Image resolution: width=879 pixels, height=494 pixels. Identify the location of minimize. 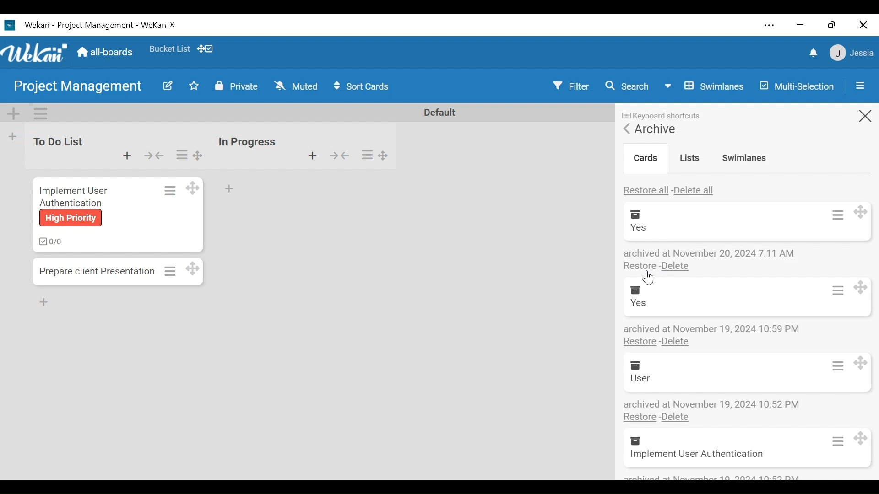
(800, 25).